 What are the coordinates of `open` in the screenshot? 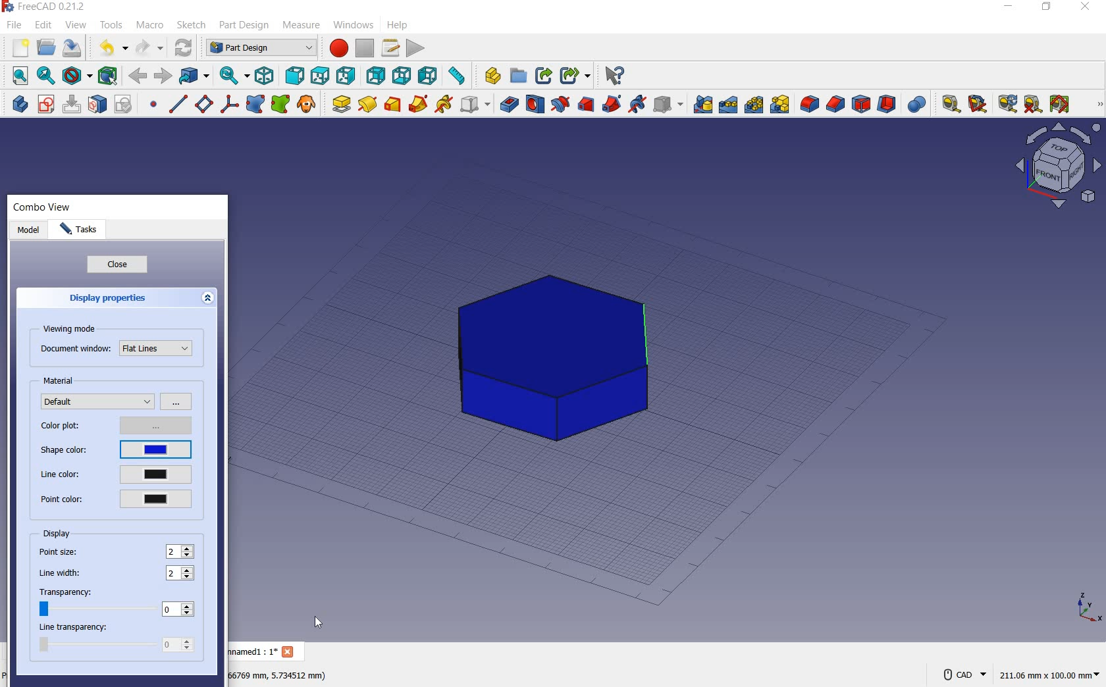 It's located at (47, 47).